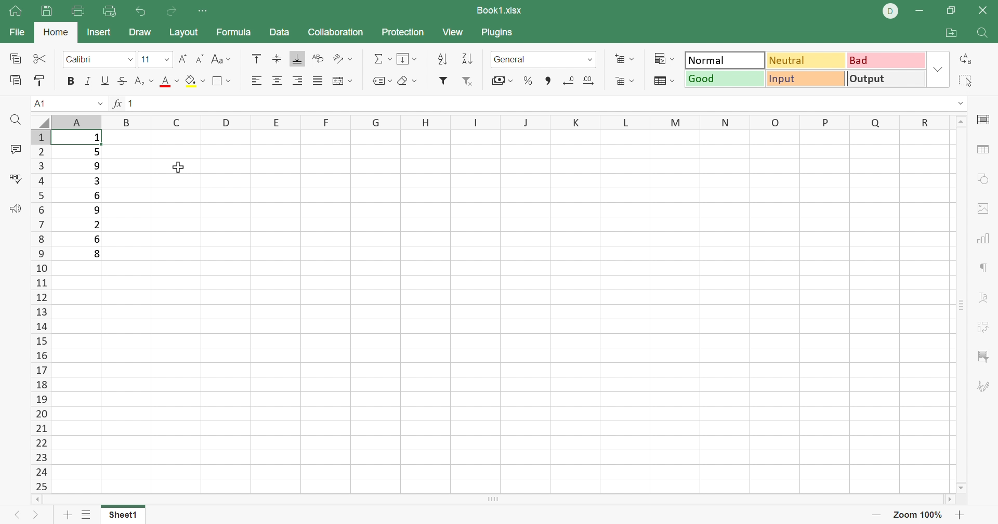  What do you see at coordinates (441, 59) in the screenshot?
I see `Sort descending` at bounding box center [441, 59].